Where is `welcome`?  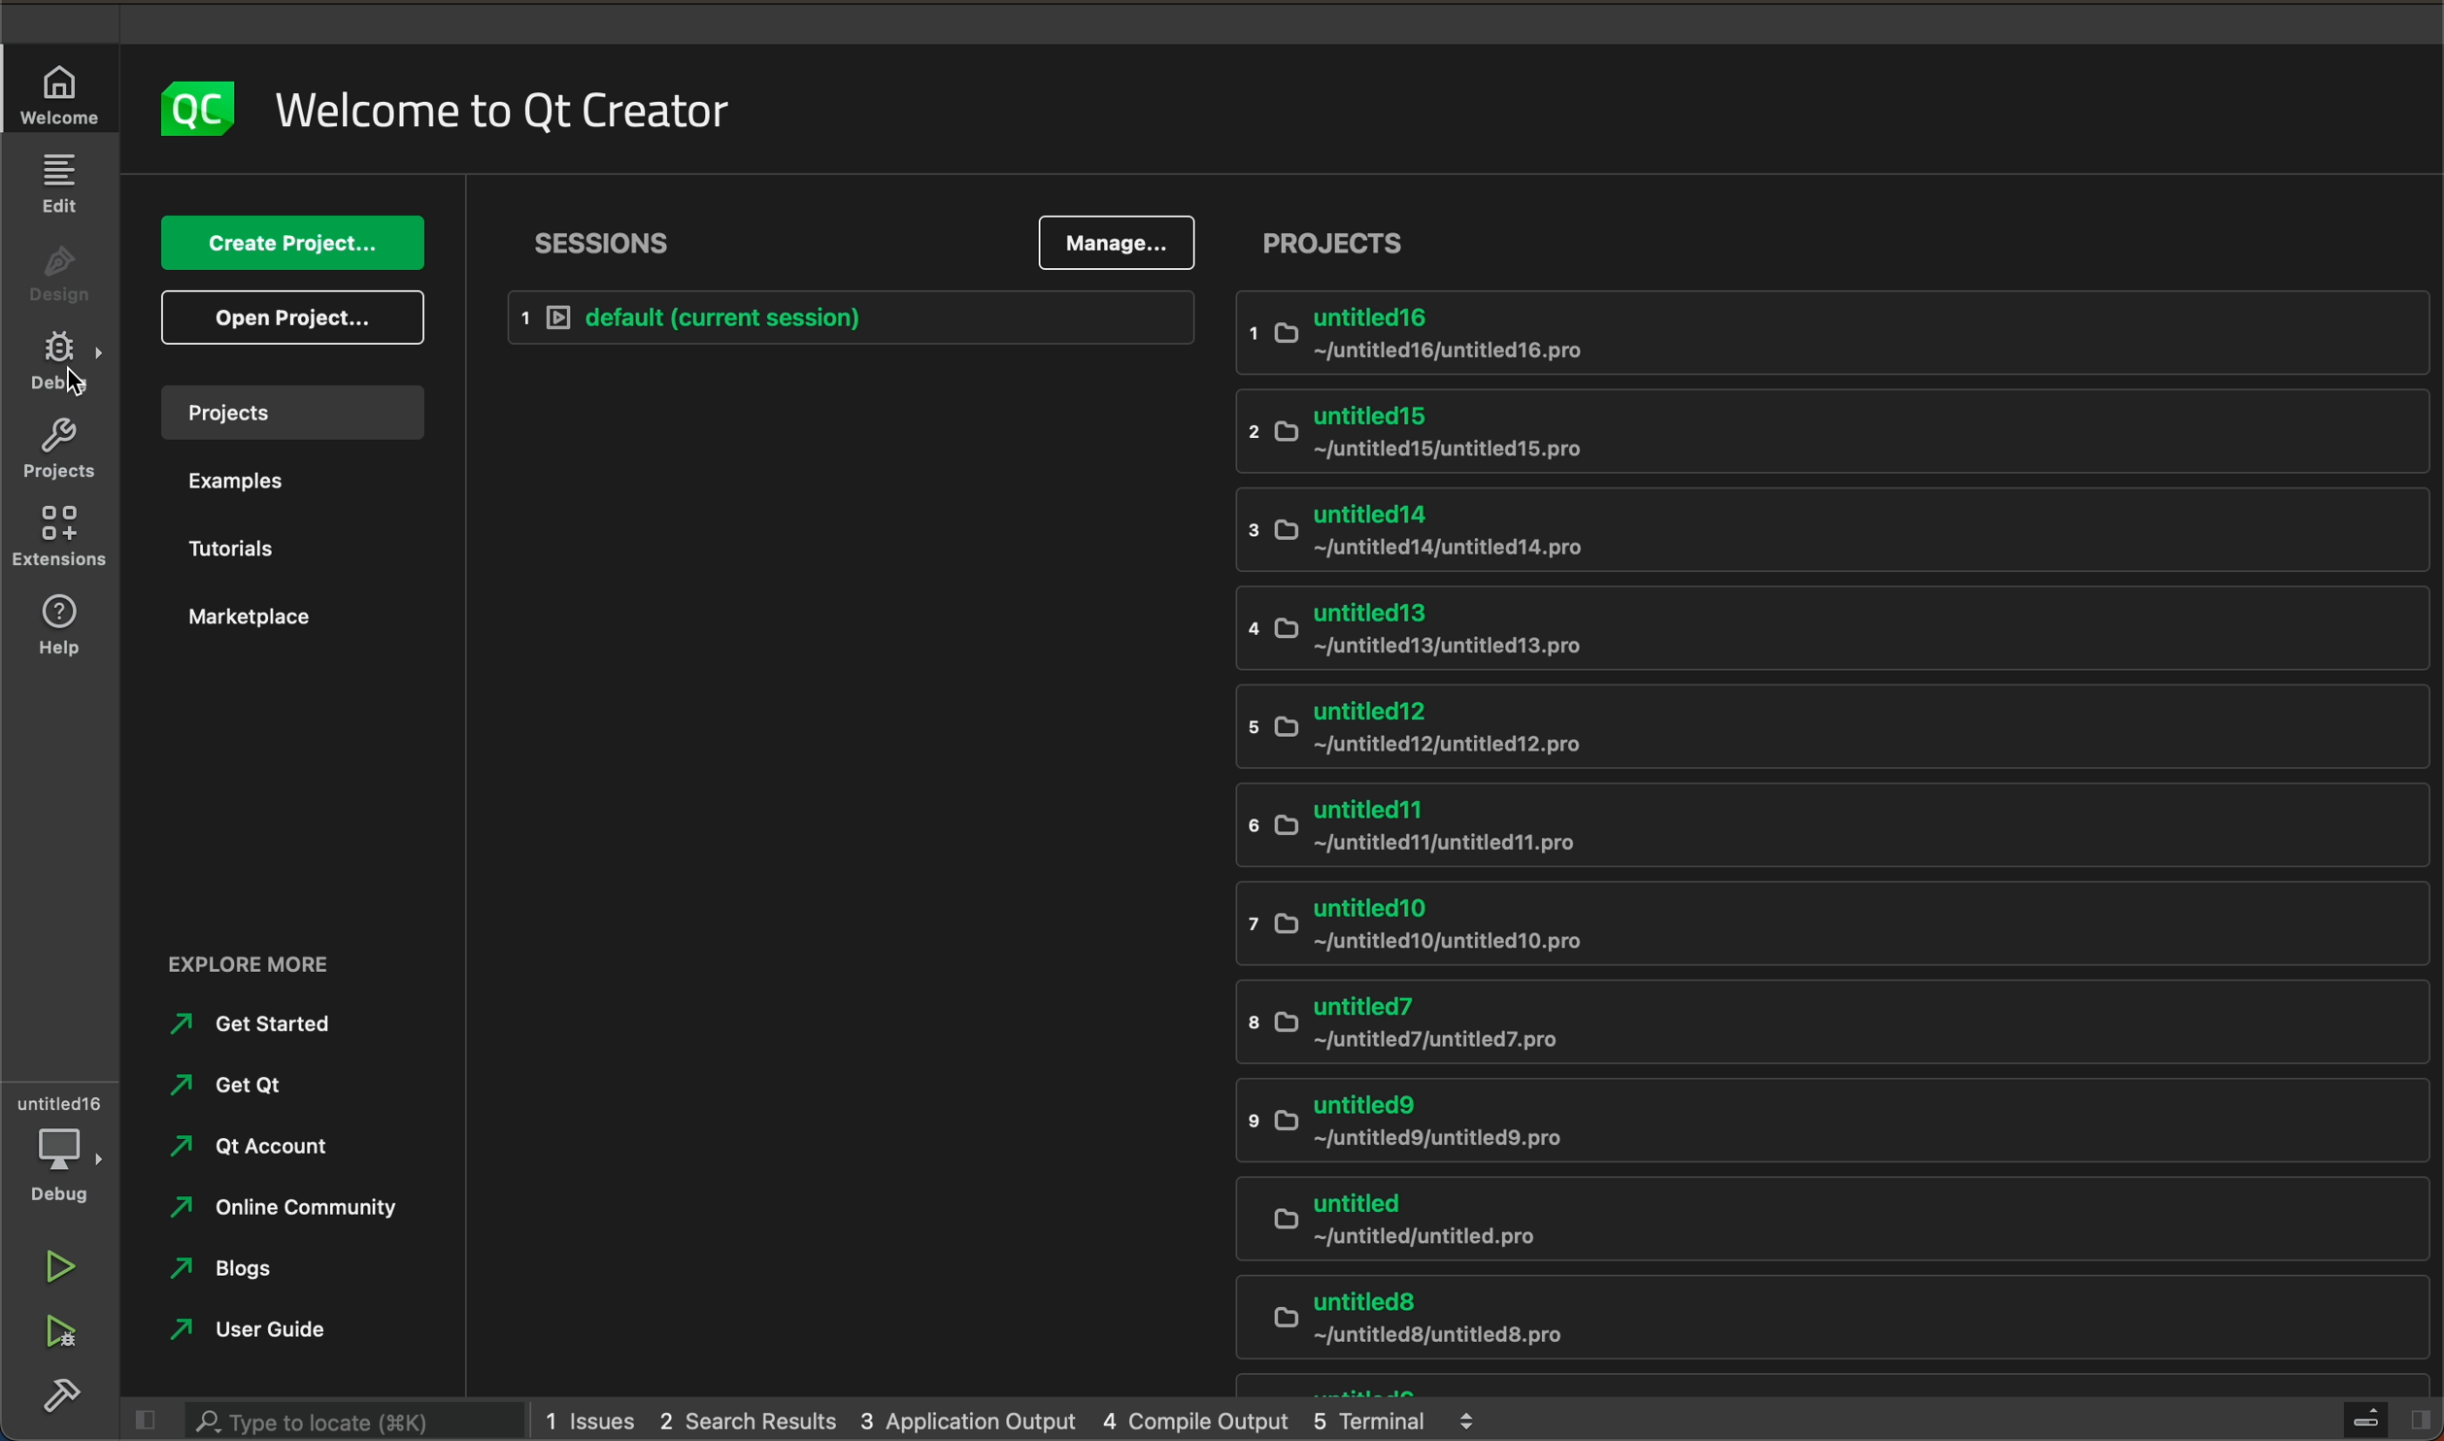
welcome is located at coordinates (66, 91).